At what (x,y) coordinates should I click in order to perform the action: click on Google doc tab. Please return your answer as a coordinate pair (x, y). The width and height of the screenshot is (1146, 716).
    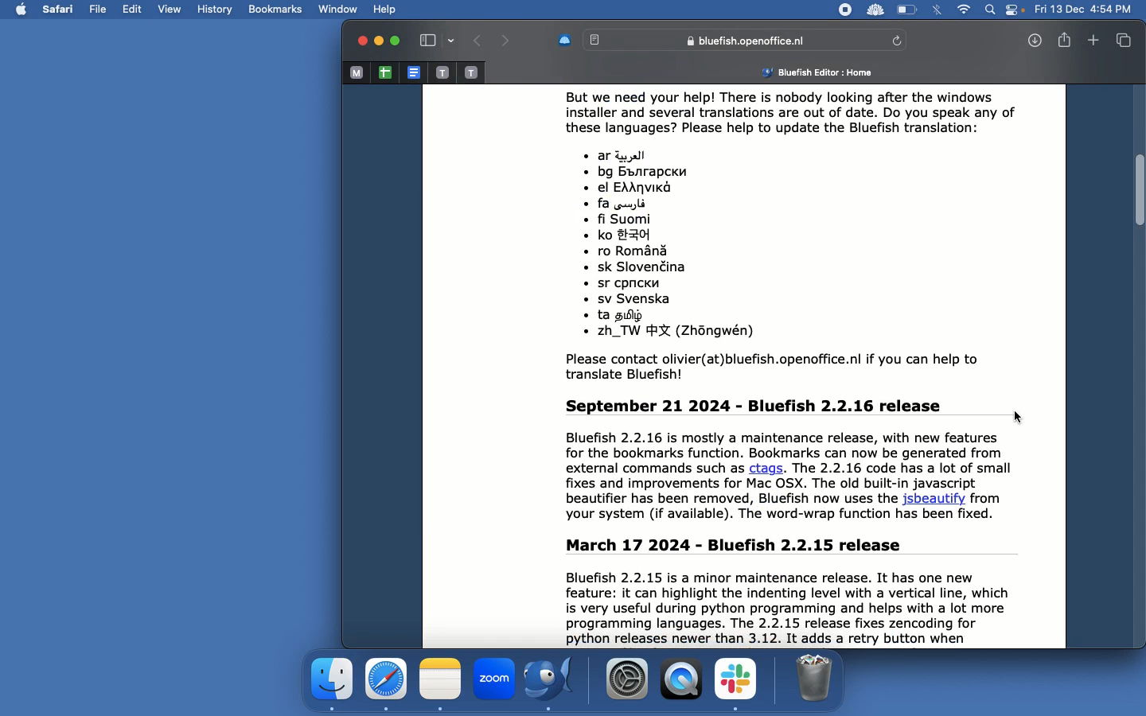
    Looking at the image, I should click on (414, 72).